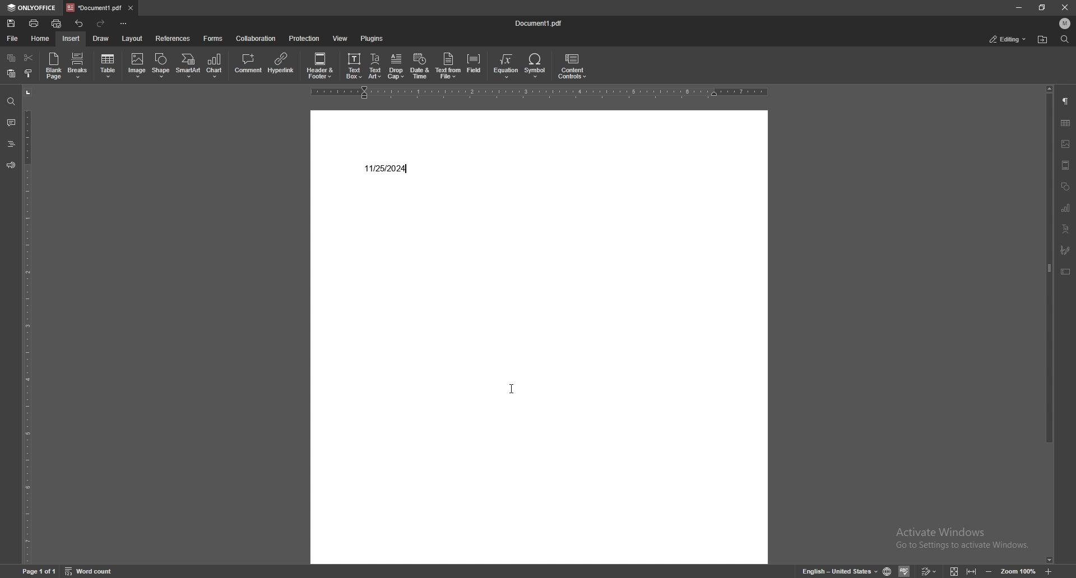 The image size is (1076, 578). I want to click on image, so click(1065, 143).